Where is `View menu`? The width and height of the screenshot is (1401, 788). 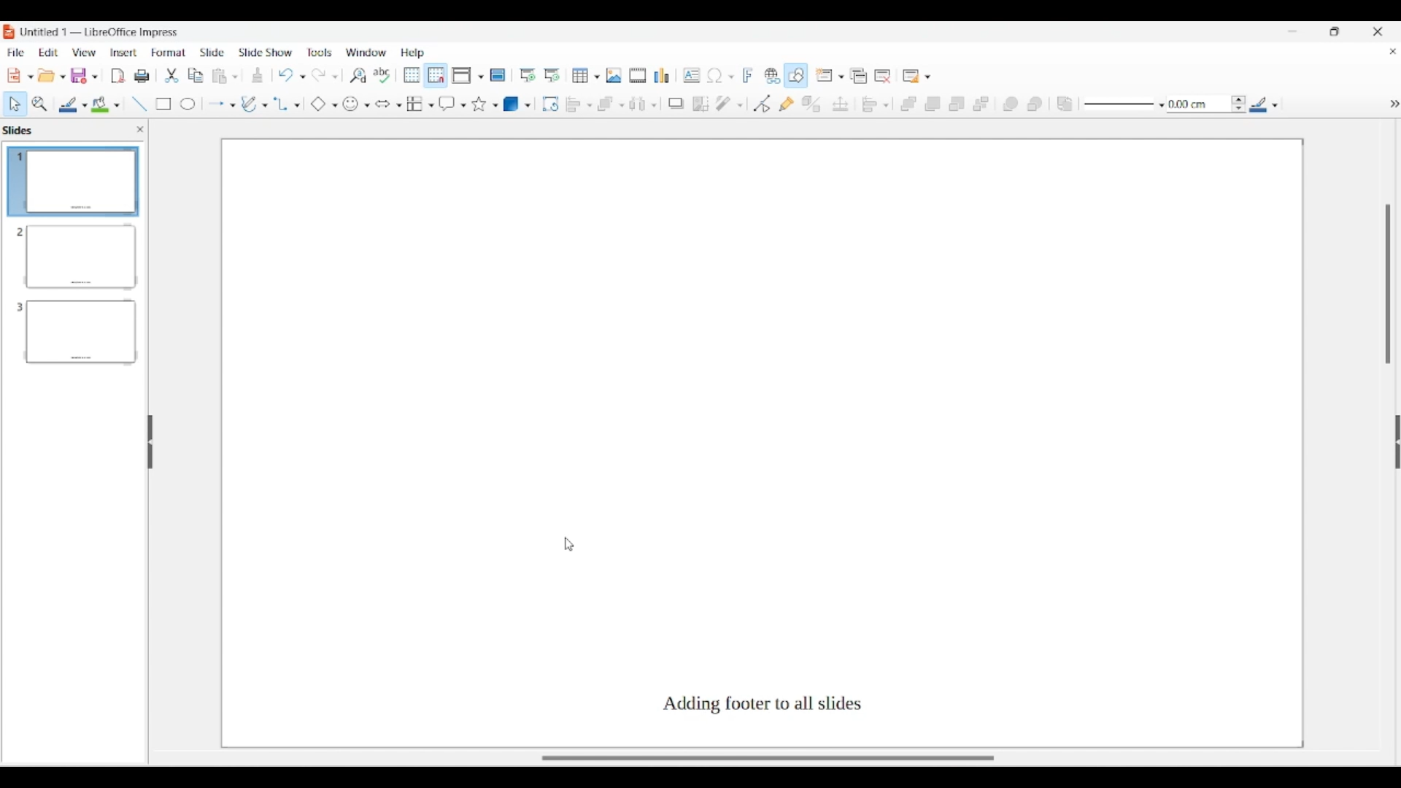 View menu is located at coordinates (85, 53).